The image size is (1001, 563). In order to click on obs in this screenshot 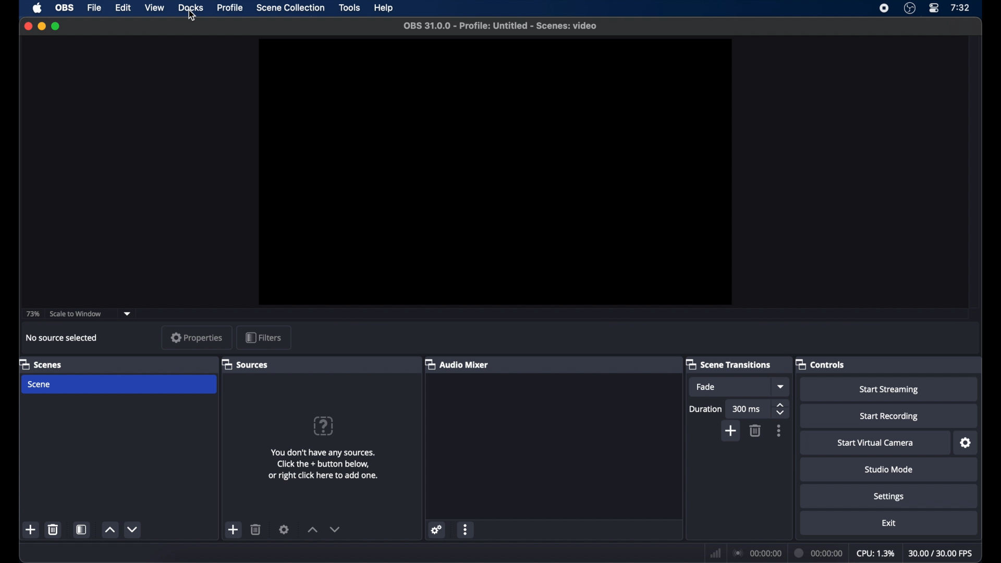, I will do `click(65, 8)`.